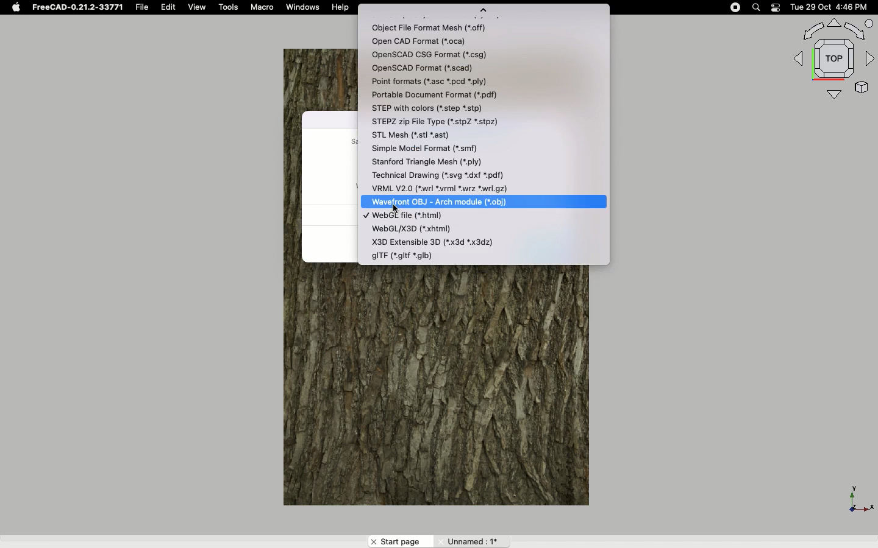 This screenshot has height=548, width=878. What do you see at coordinates (449, 161) in the screenshot?
I see `Stanford triangle mesh(*.ply)` at bounding box center [449, 161].